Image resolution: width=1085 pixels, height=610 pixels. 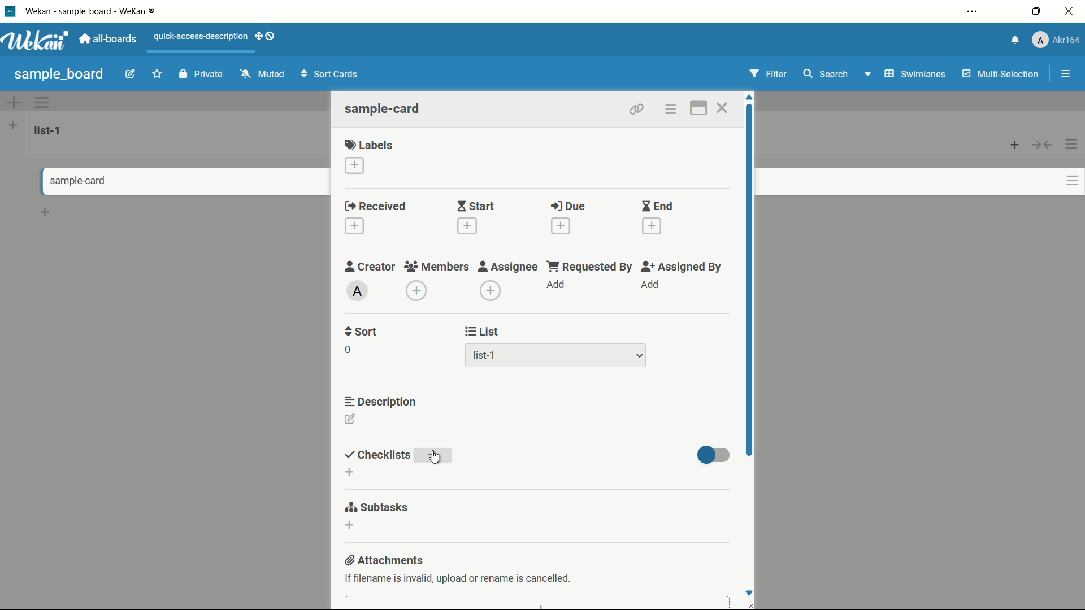 What do you see at coordinates (375, 207) in the screenshot?
I see `received` at bounding box center [375, 207].